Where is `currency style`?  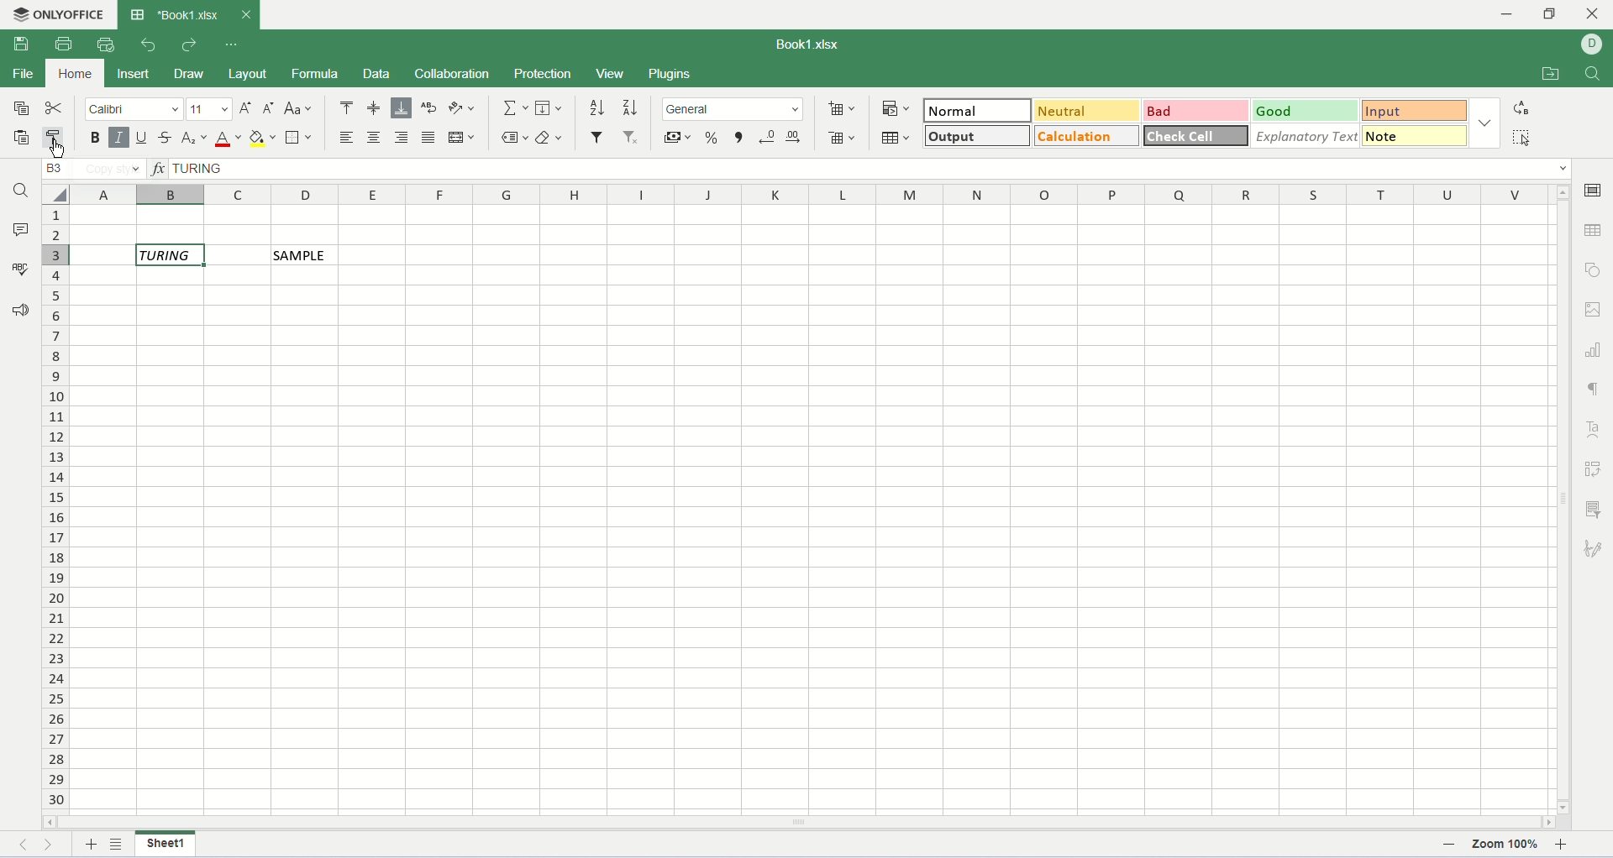
currency style is located at coordinates (678, 140).